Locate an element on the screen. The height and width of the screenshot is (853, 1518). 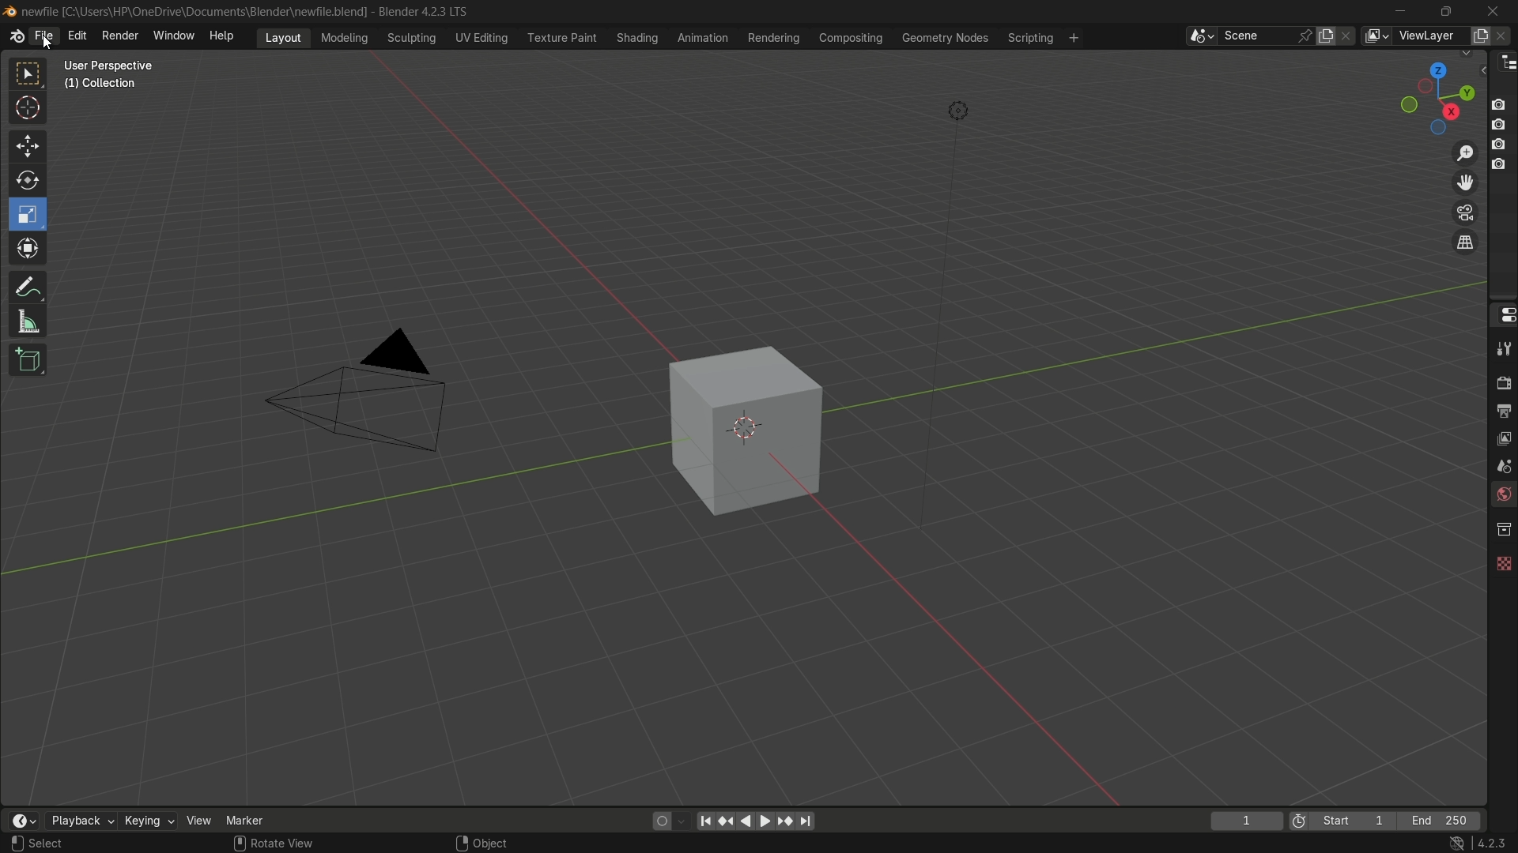
add workspace is located at coordinates (1072, 37).